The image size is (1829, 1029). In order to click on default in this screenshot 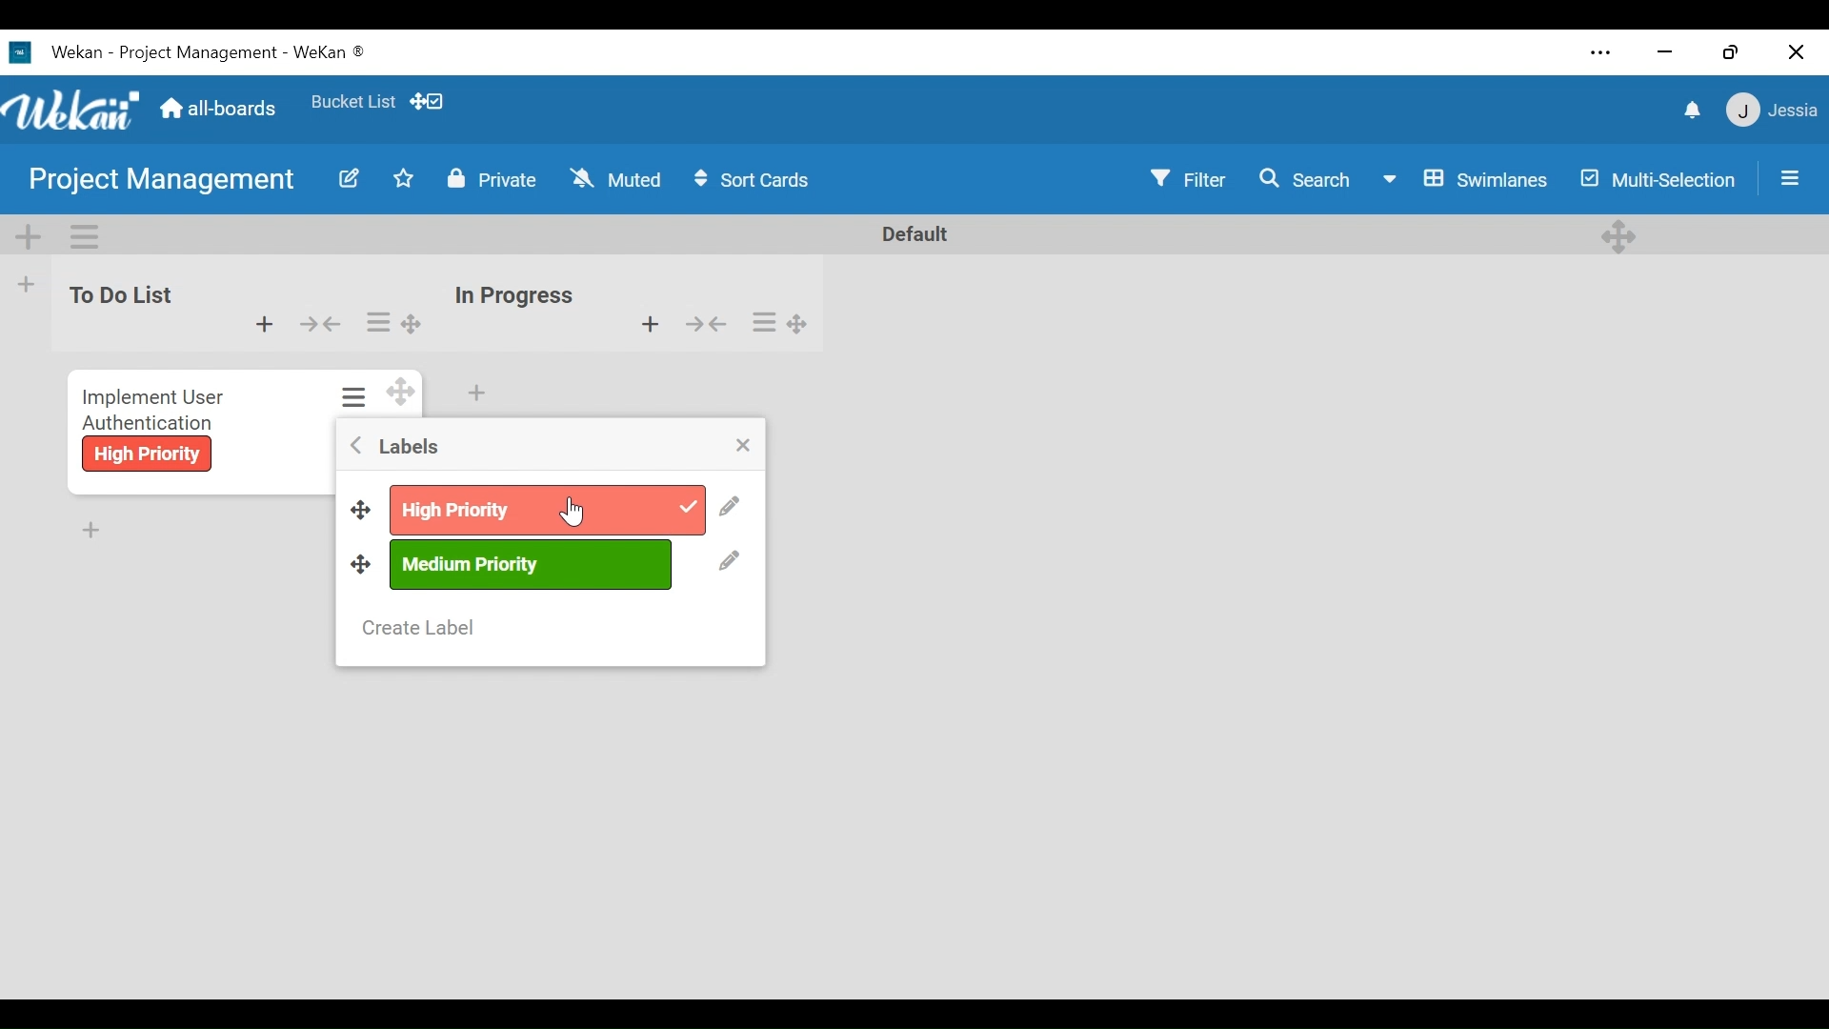, I will do `click(902, 234)`.